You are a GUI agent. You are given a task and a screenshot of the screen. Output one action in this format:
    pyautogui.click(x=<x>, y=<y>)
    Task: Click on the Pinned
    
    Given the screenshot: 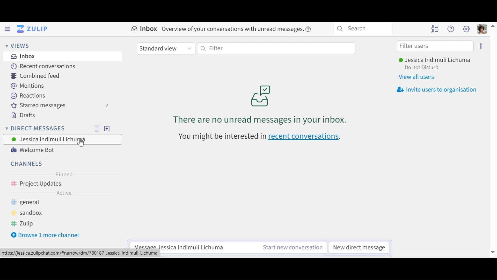 What is the action you would take?
    pyautogui.click(x=63, y=174)
    